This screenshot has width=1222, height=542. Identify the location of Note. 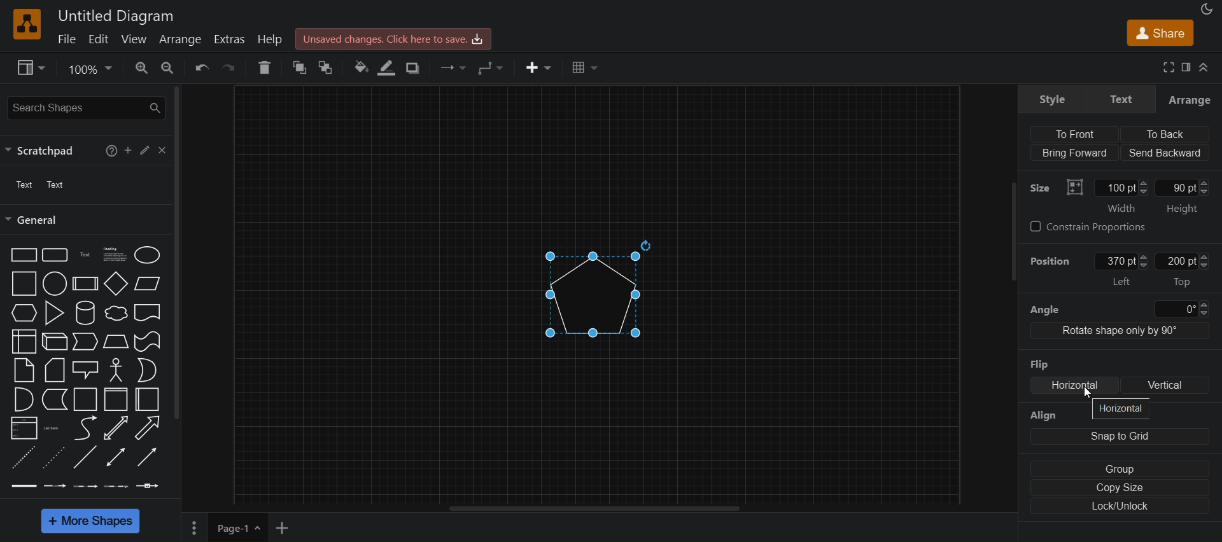
(24, 371).